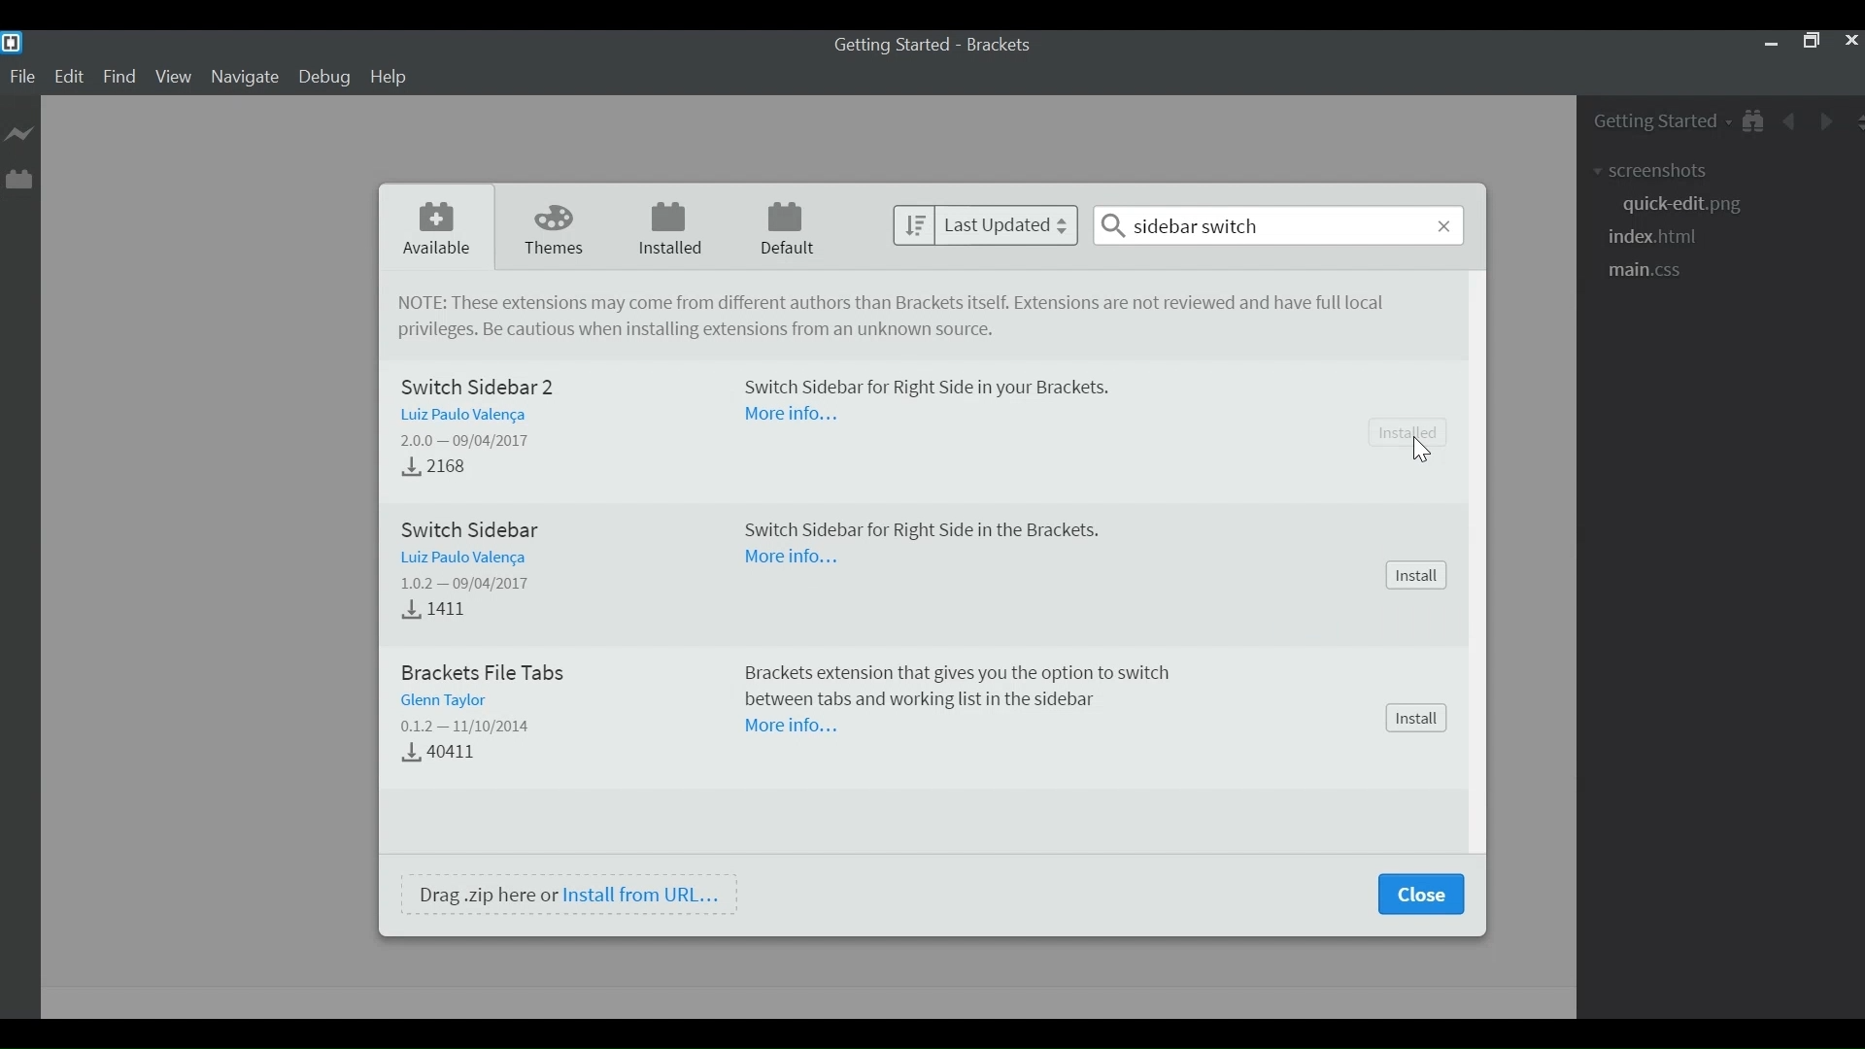 This screenshot has height=1049, width=1865. What do you see at coordinates (1822, 119) in the screenshot?
I see `Navigate Forward` at bounding box center [1822, 119].